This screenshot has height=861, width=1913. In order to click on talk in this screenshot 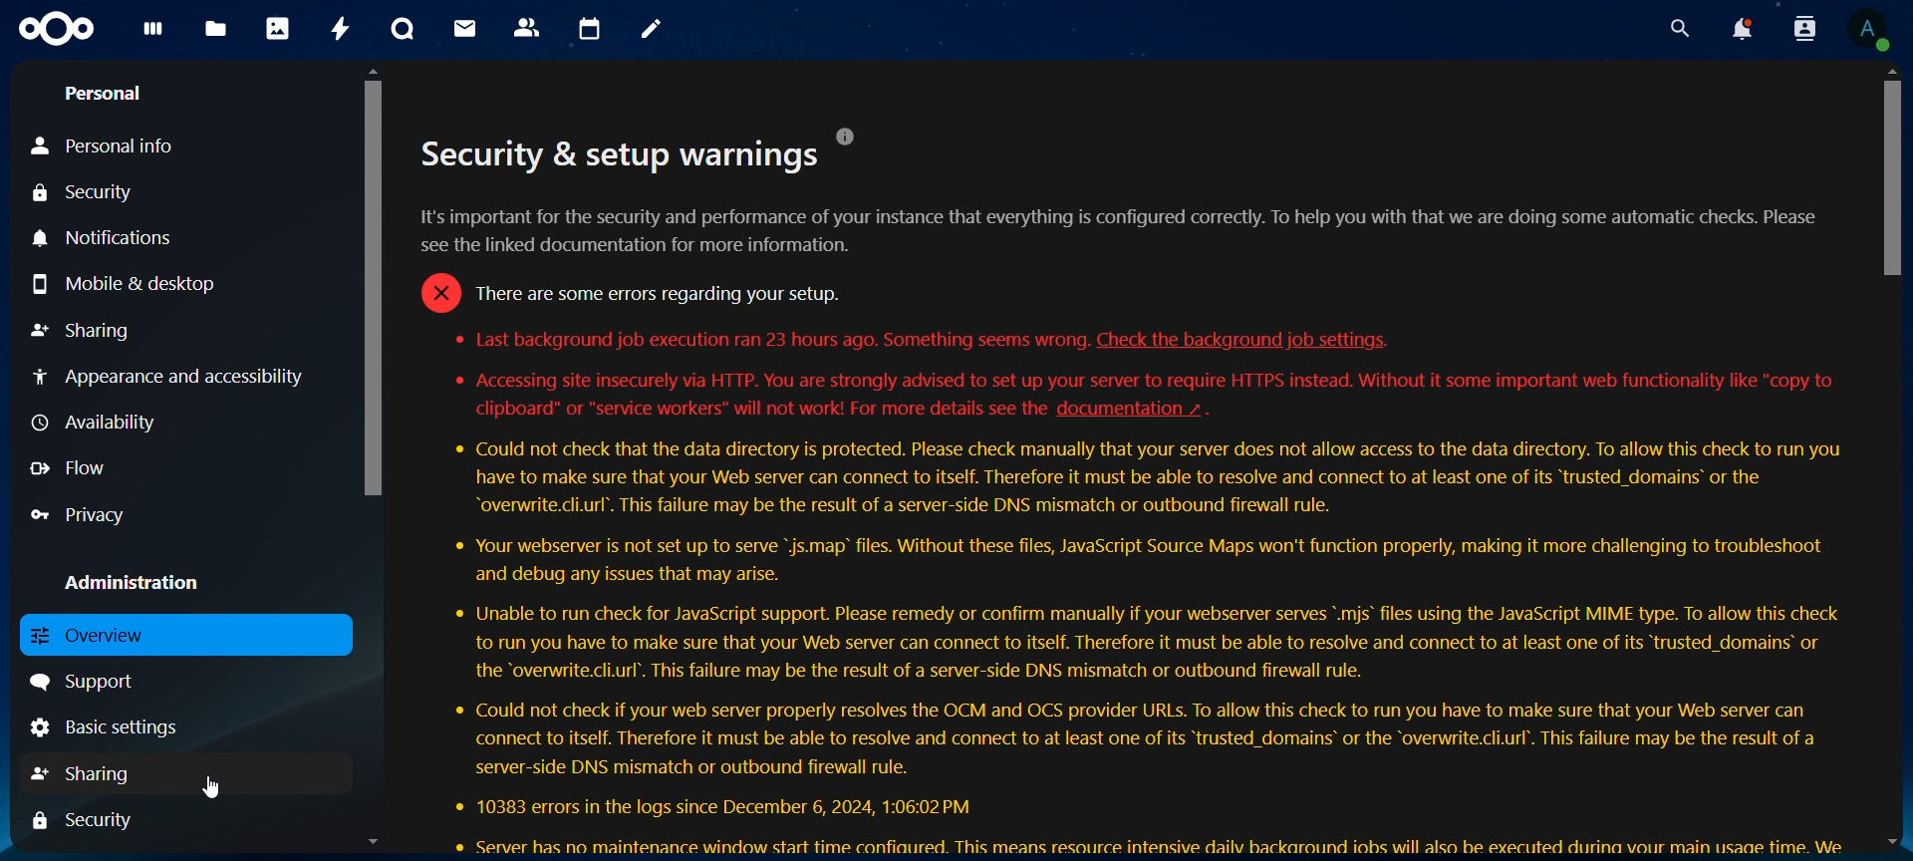, I will do `click(402, 27)`.